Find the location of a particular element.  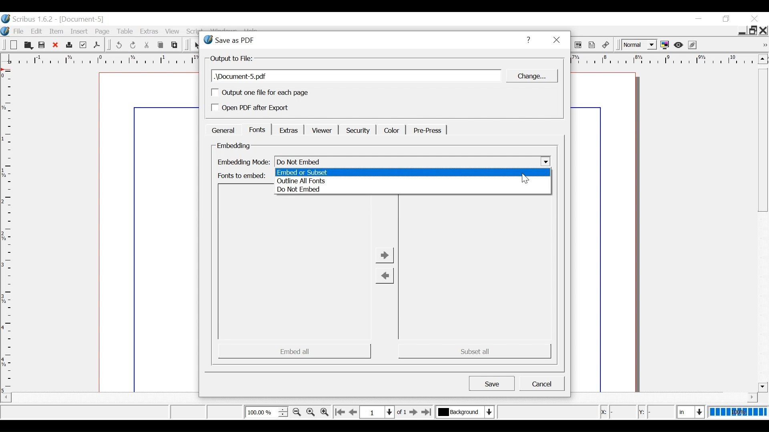

Embedding mode Select is located at coordinates (412, 162).